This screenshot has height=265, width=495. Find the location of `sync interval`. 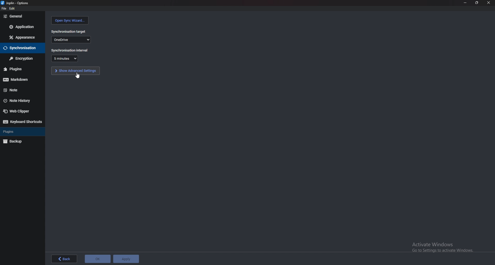

sync interval is located at coordinates (69, 50).